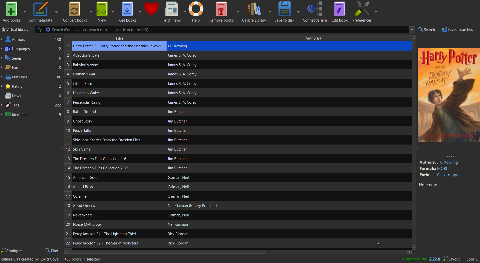 Image resolution: width=480 pixels, height=263 pixels. Describe the element at coordinates (241, 252) in the screenshot. I see `Scrollbar` at that location.